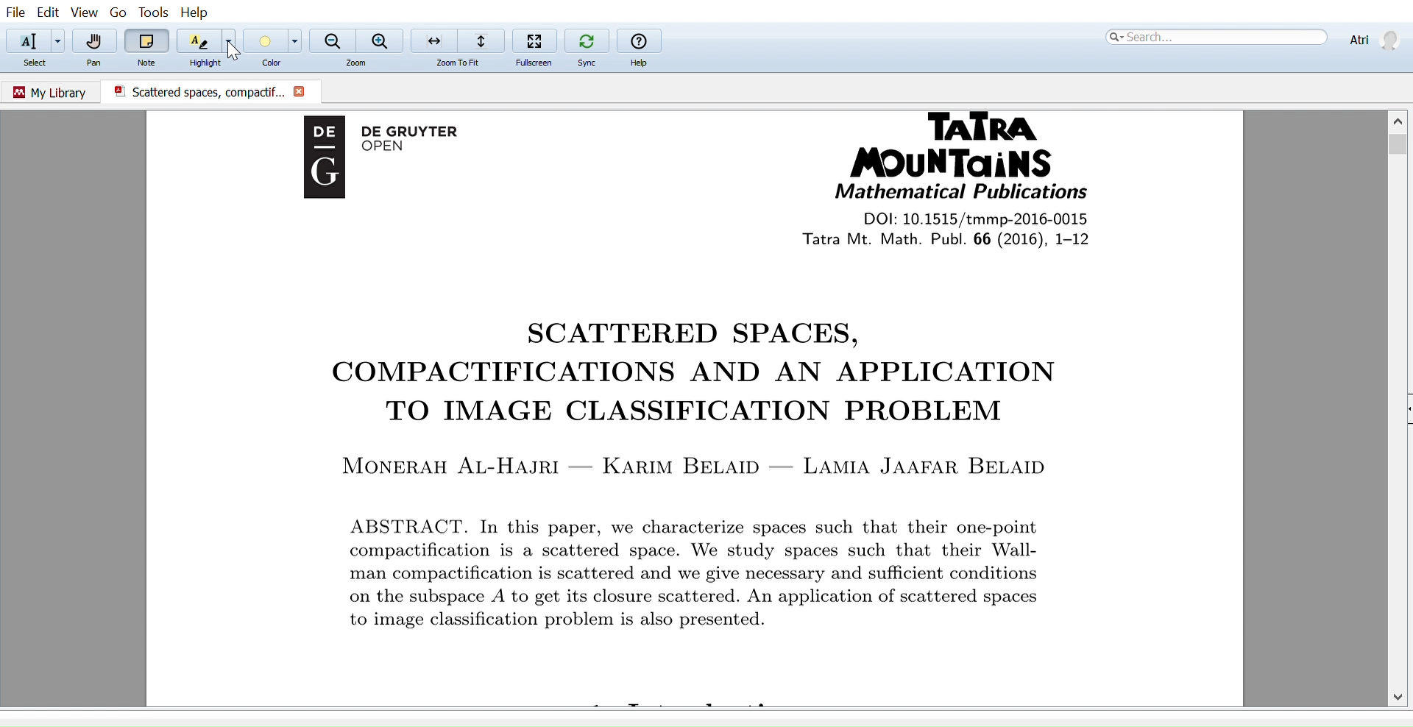 Image resolution: width=1413 pixels, height=727 pixels. What do you see at coordinates (587, 39) in the screenshot?
I see `Sync` at bounding box center [587, 39].